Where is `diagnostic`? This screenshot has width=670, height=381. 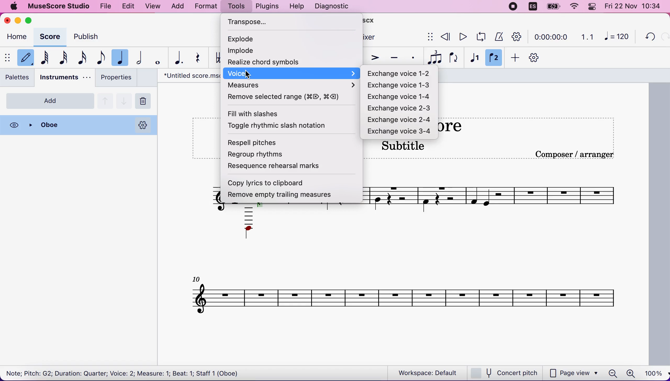
diagnostic is located at coordinates (336, 6).